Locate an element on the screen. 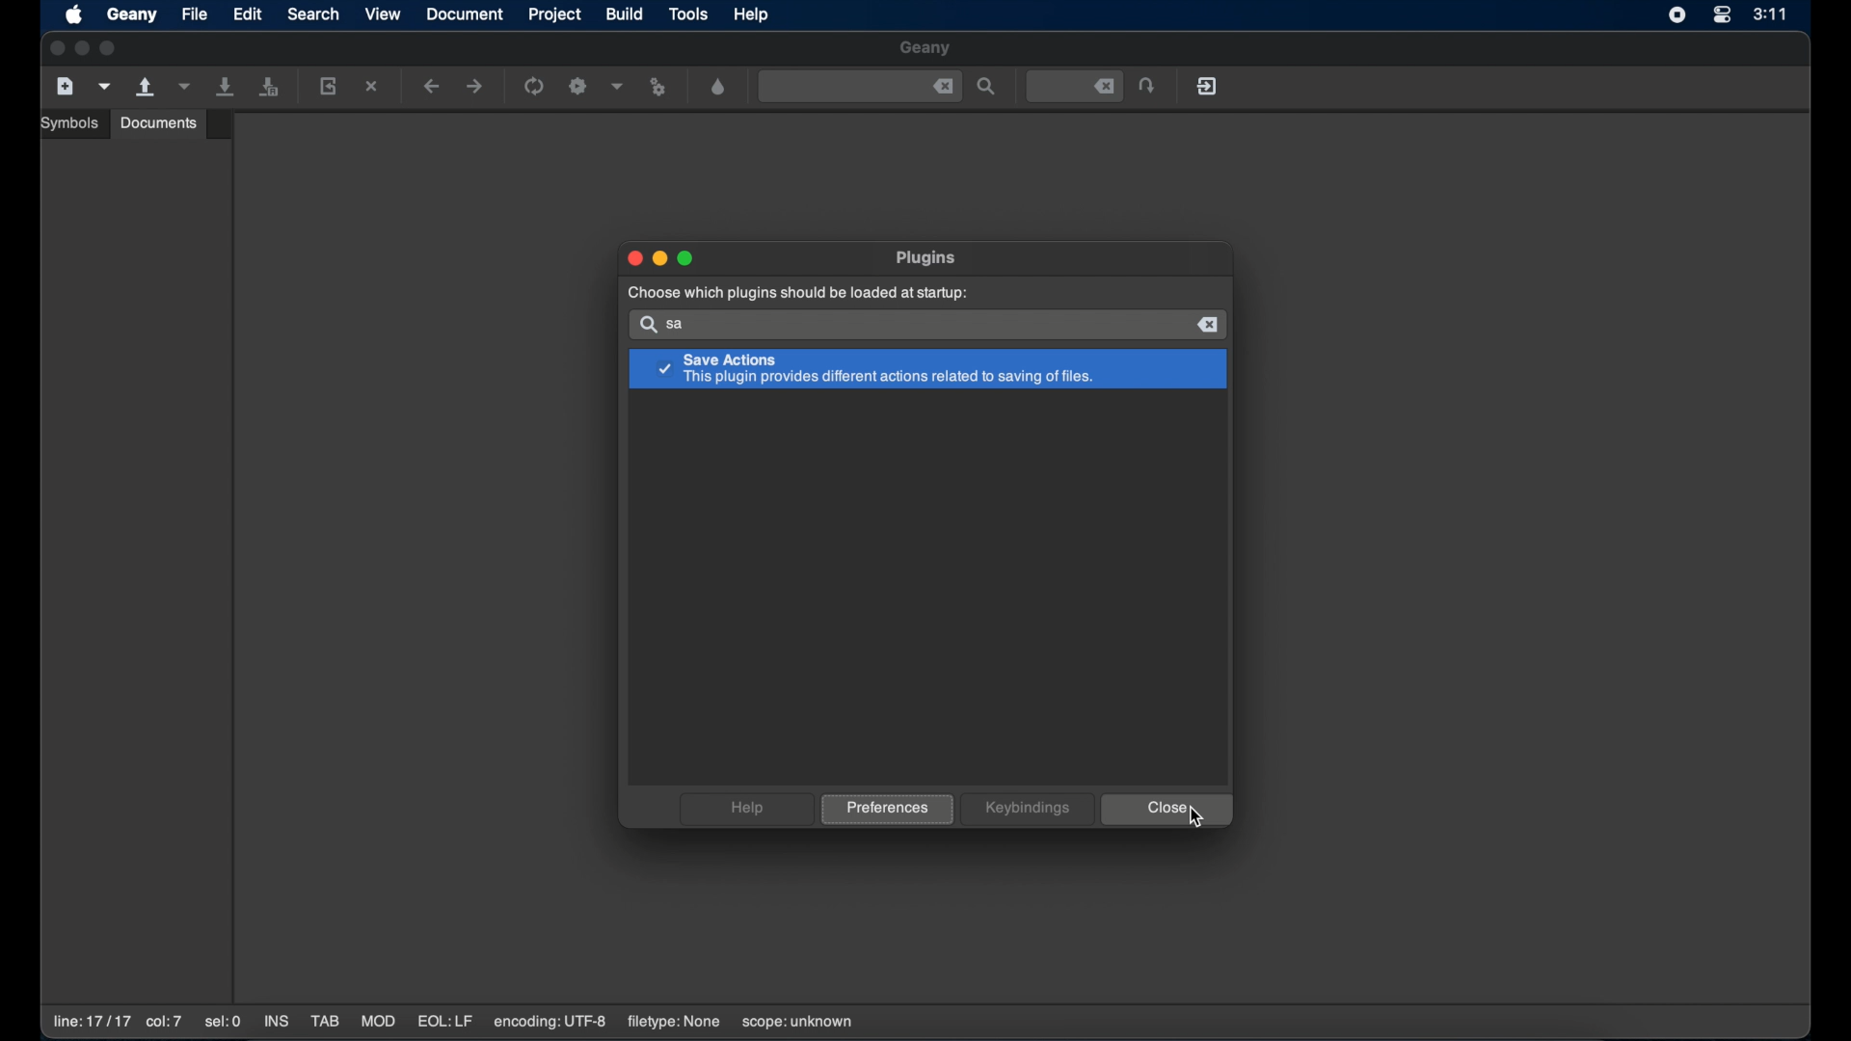  minimize is located at coordinates (83, 49).